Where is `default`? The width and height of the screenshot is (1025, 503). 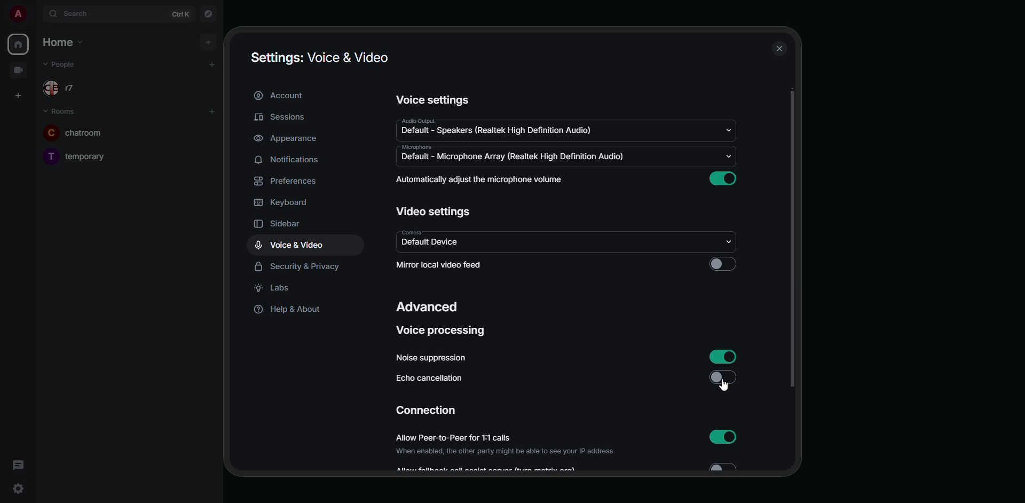 default is located at coordinates (430, 243).